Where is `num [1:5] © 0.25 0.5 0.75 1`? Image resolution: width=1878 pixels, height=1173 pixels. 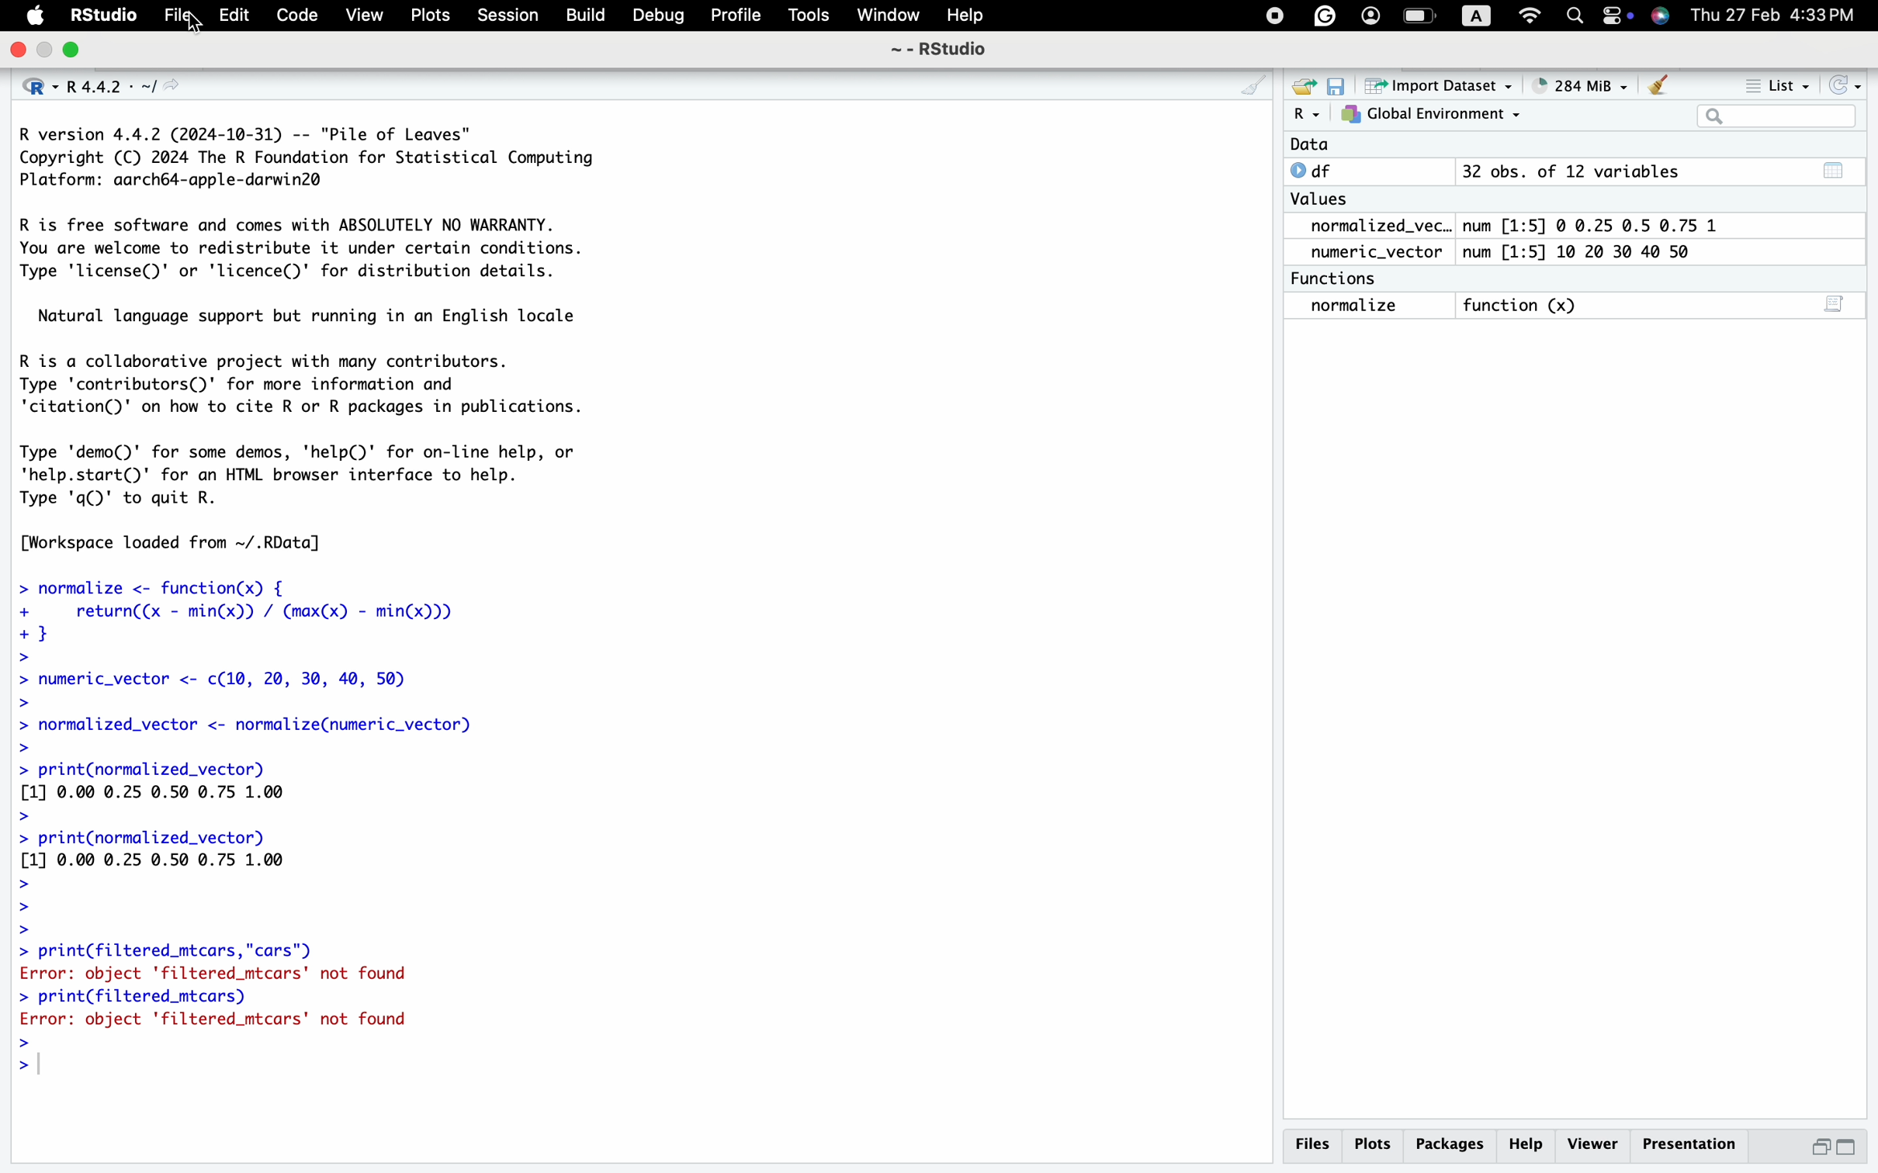
num [1:5] © 0.25 0.5 0.75 1 is located at coordinates (1601, 223).